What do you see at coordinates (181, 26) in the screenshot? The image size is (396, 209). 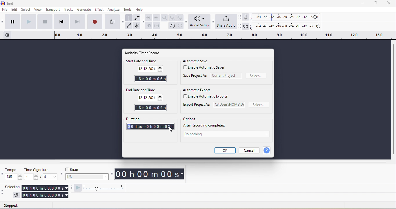 I see `redo` at bounding box center [181, 26].